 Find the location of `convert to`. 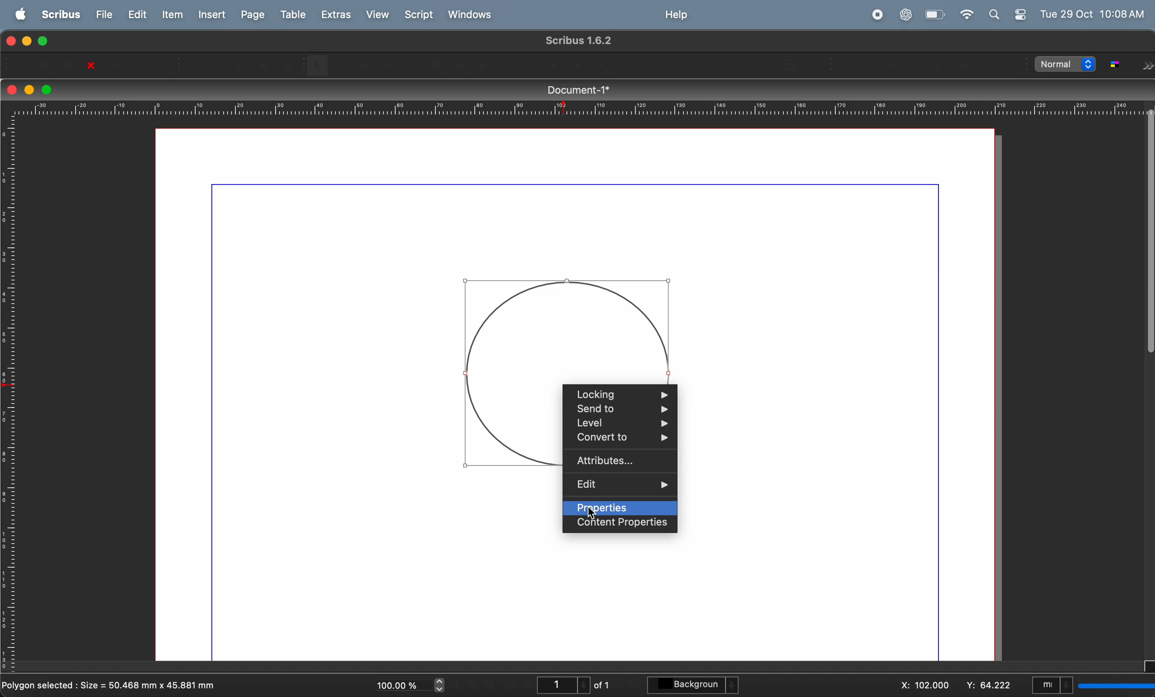

convert to is located at coordinates (618, 437).